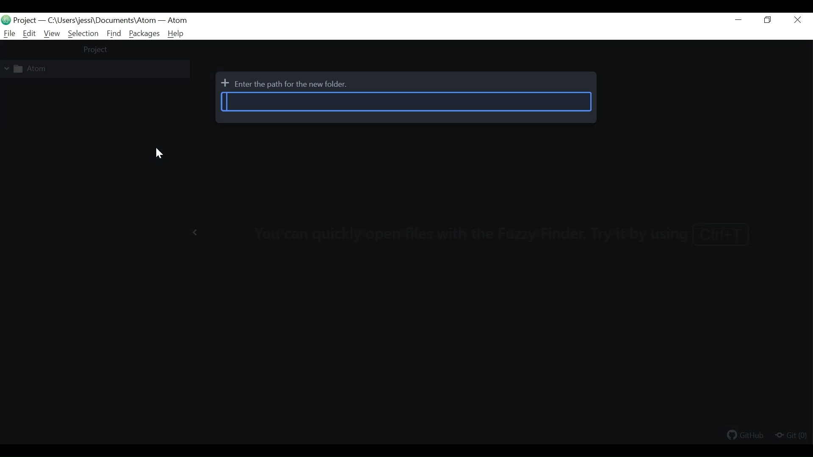  I want to click on project, so click(96, 50).